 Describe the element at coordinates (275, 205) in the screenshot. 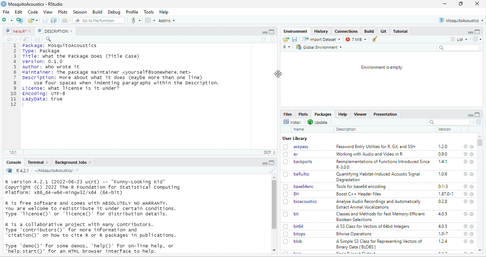

I see `scroll bar` at that location.